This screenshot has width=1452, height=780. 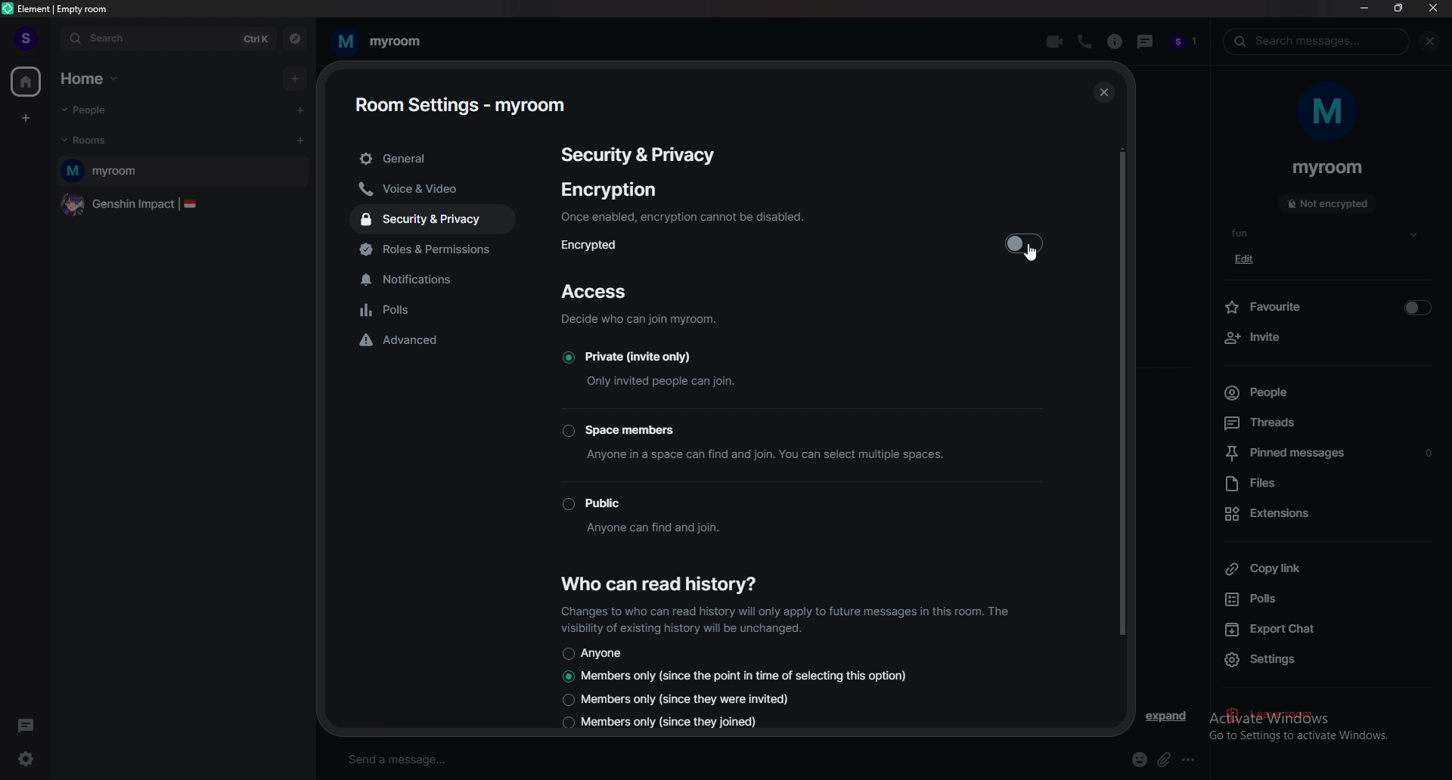 What do you see at coordinates (300, 141) in the screenshot?
I see `add room` at bounding box center [300, 141].